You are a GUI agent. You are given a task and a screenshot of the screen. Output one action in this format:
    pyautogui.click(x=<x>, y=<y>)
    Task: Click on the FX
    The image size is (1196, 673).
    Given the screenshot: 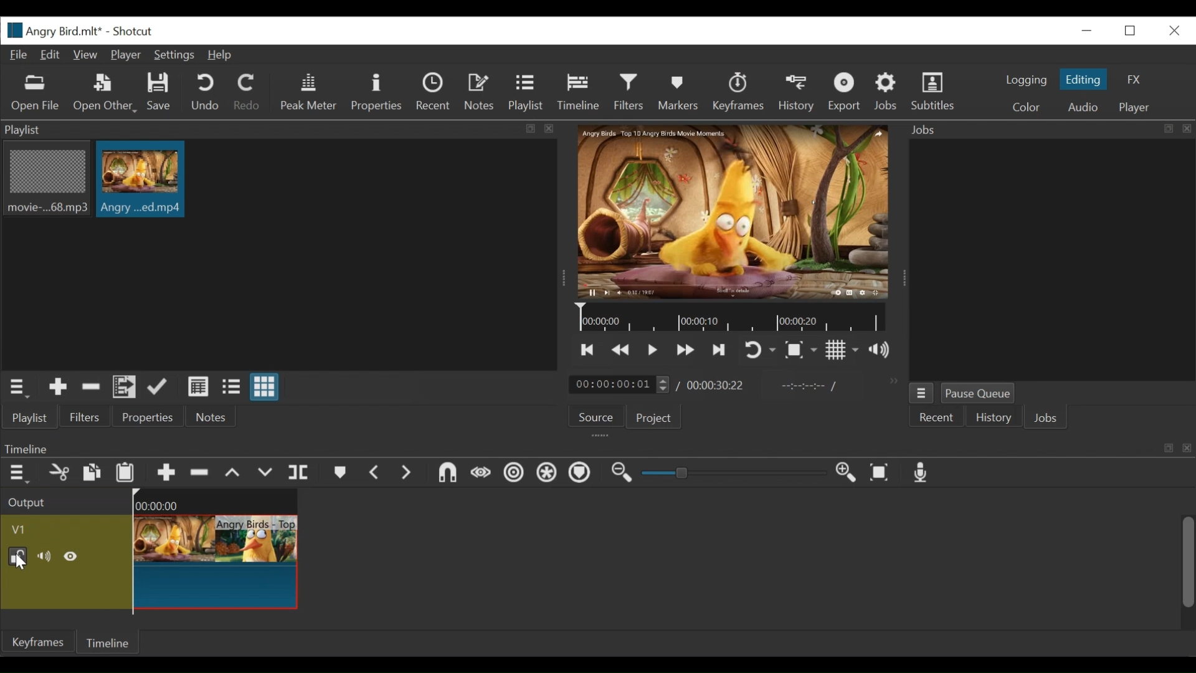 What is the action you would take?
    pyautogui.click(x=1136, y=79)
    